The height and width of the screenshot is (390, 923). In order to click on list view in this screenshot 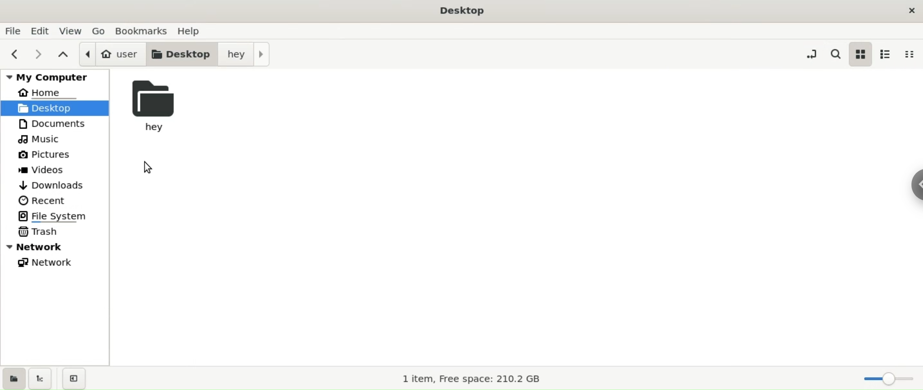, I will do `click(886, 53)`.